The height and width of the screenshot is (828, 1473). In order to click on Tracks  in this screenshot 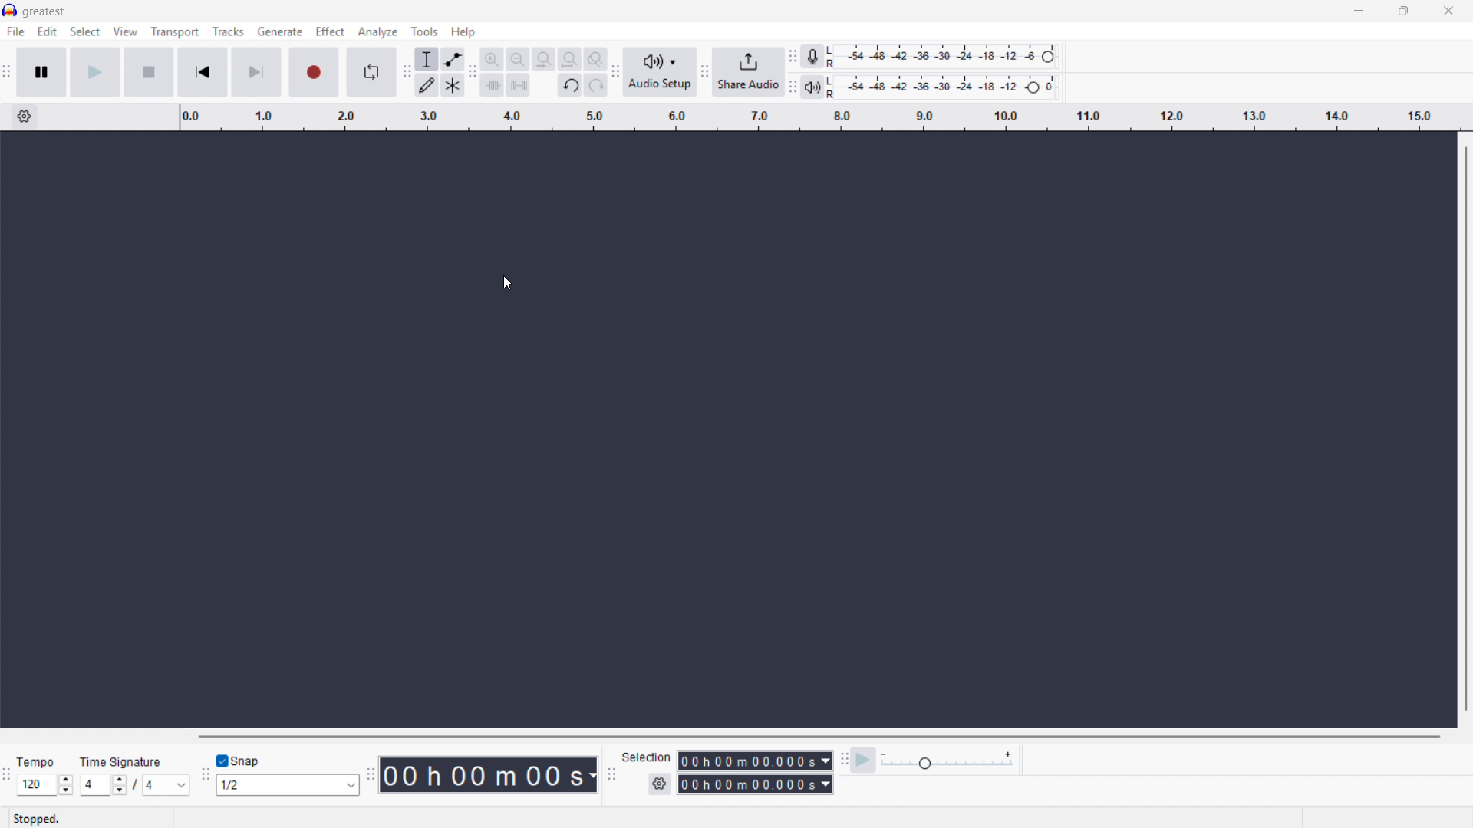, I will do `click(229, 32)`.